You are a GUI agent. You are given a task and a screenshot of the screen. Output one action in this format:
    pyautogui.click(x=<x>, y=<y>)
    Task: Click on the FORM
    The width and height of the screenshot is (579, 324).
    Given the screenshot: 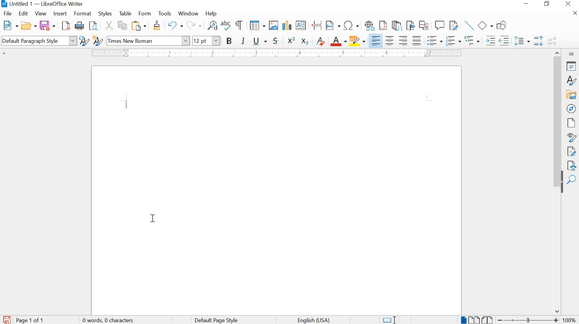 What is the action you would take?
    pyautogui.click(x=144, y=14)
    